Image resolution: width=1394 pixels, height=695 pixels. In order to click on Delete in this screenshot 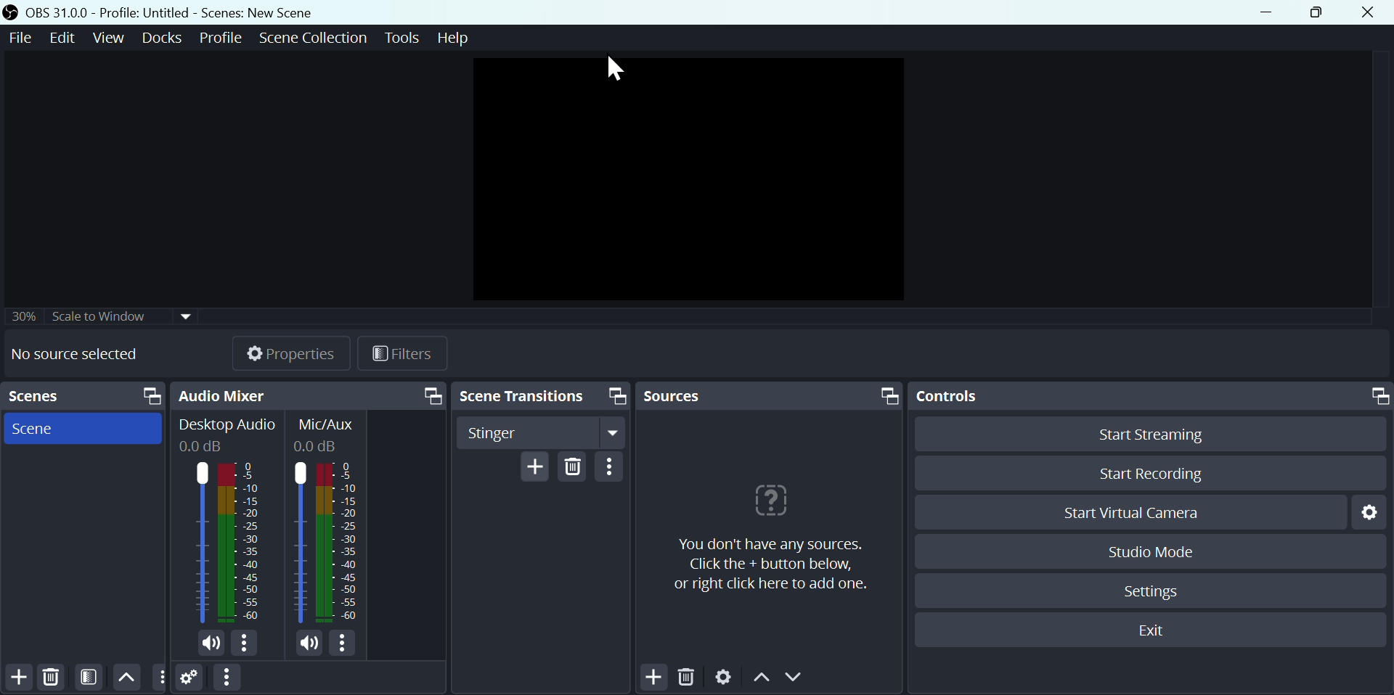, I will do `click(50, 676)`.